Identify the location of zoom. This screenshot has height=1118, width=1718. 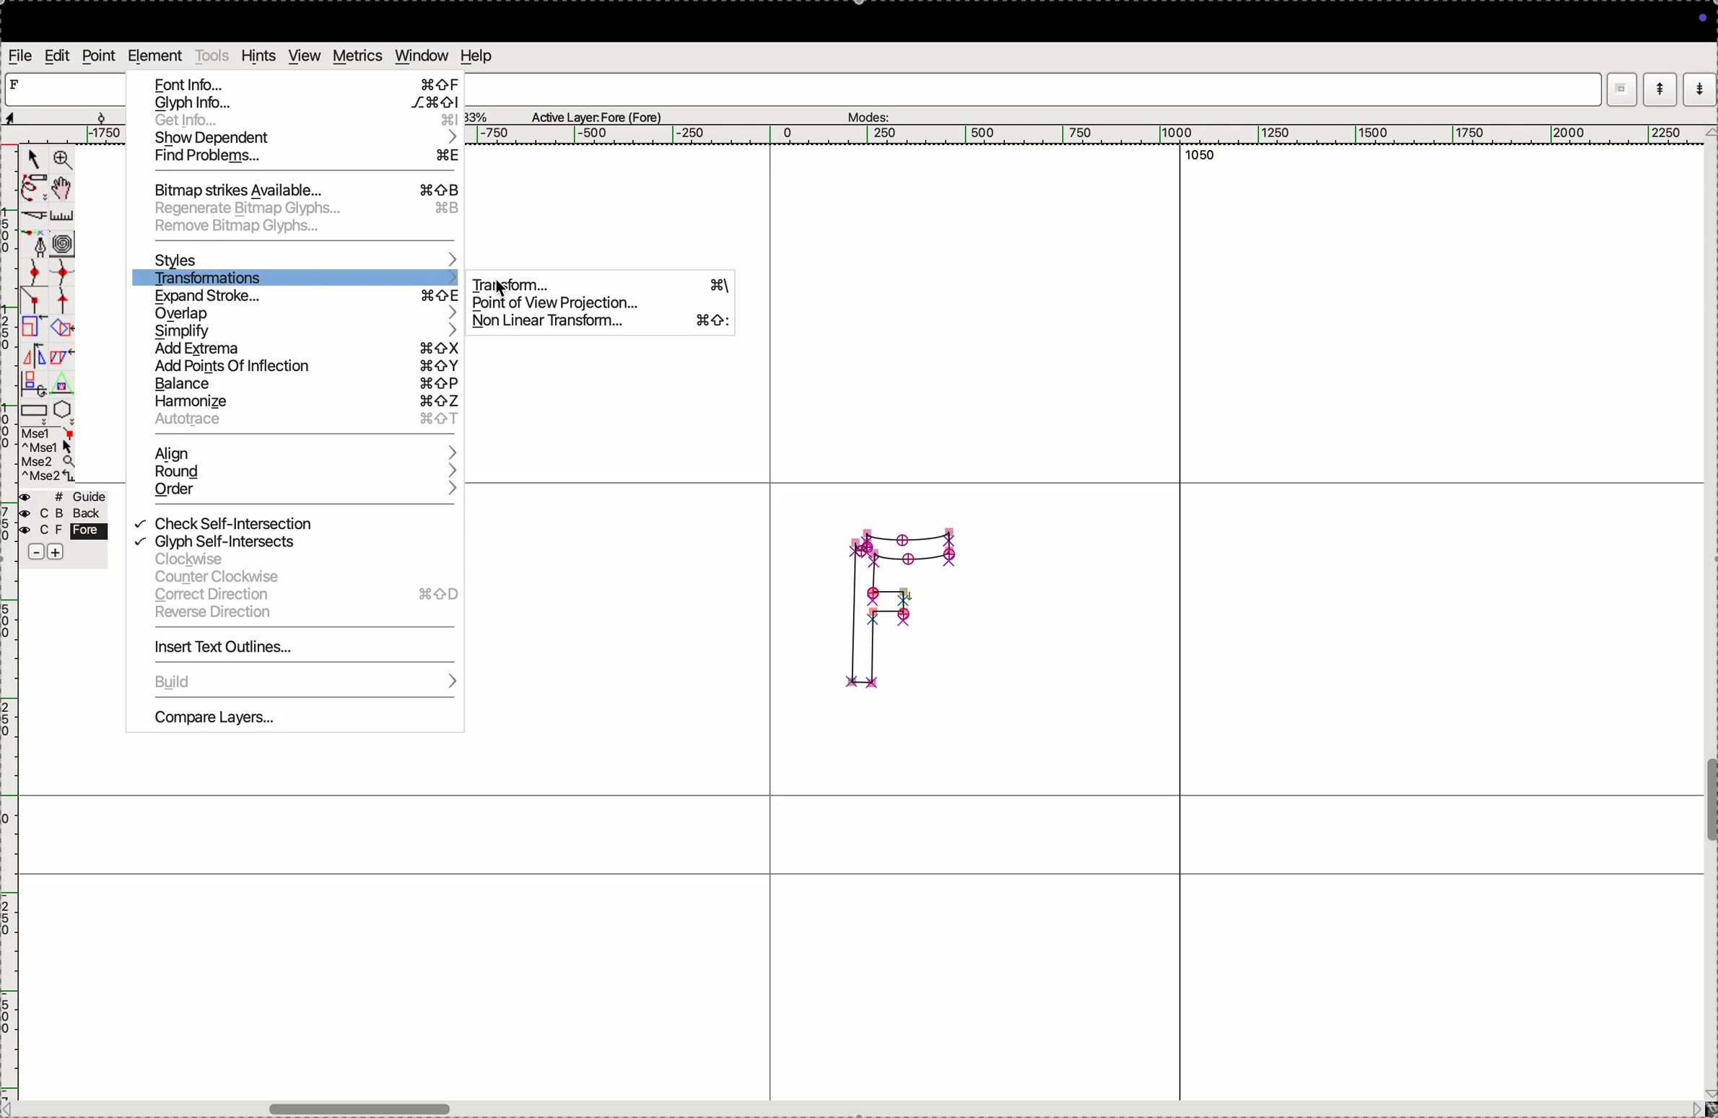
(63, 161).